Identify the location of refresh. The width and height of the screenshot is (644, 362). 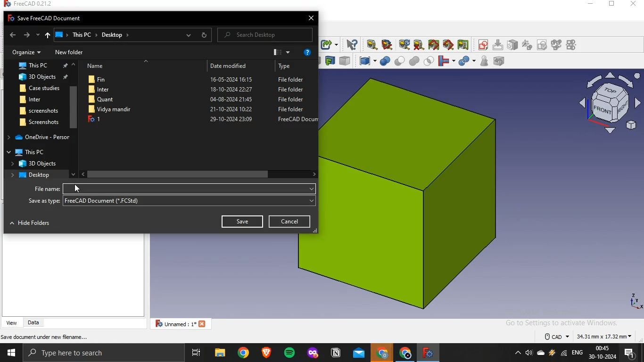
(204, 35).